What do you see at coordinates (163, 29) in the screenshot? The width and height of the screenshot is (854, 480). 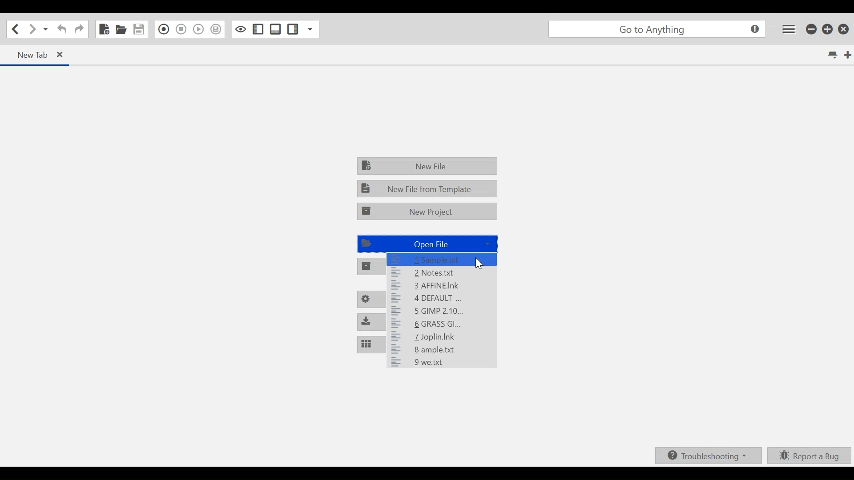 I see `Record Macro` at bounding box center [163, 29].